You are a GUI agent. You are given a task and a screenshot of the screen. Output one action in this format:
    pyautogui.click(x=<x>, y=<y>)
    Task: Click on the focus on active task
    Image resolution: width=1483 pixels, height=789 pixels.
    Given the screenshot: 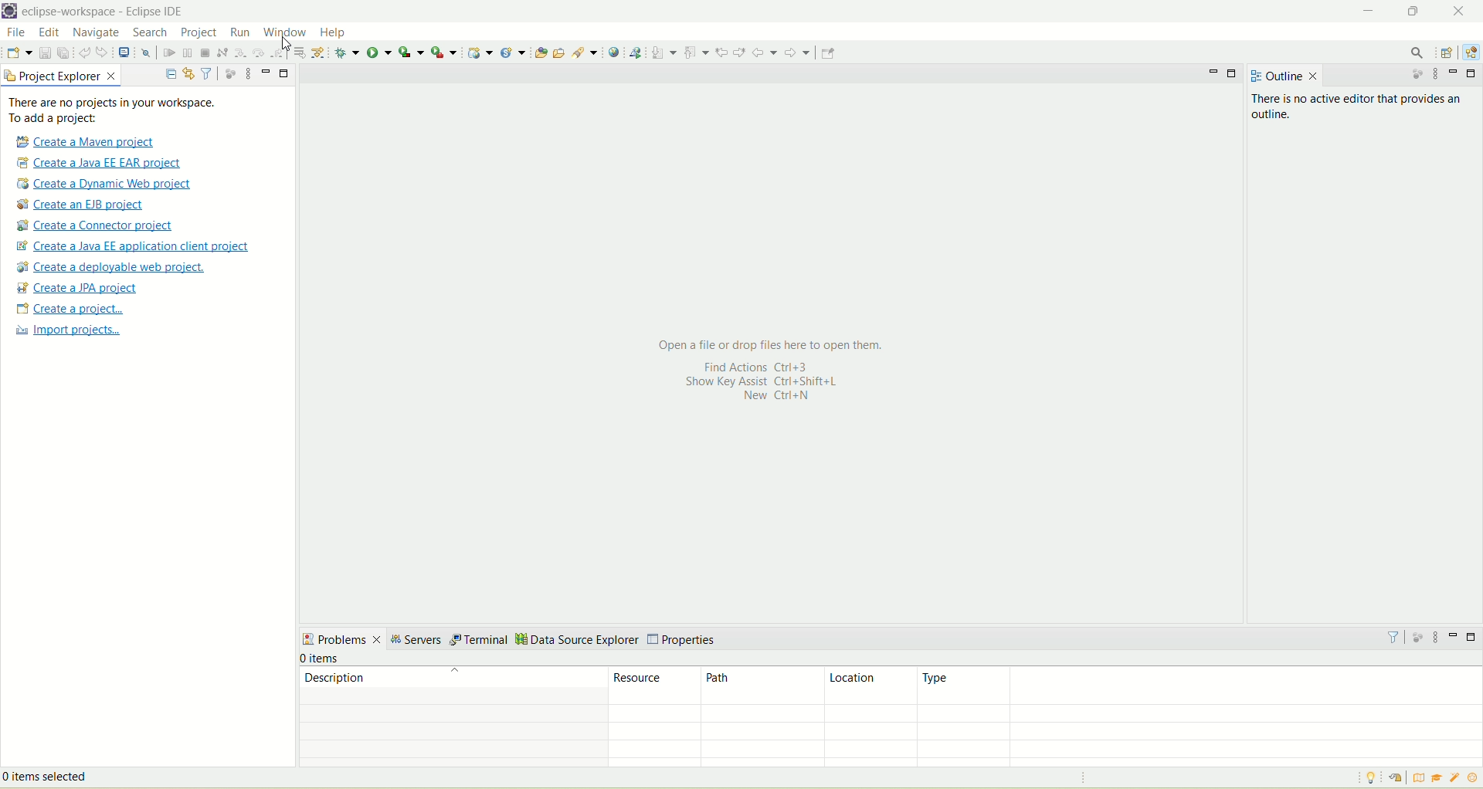 What is the action you would take?
    pyautogui.click(x=229, y=73)
    